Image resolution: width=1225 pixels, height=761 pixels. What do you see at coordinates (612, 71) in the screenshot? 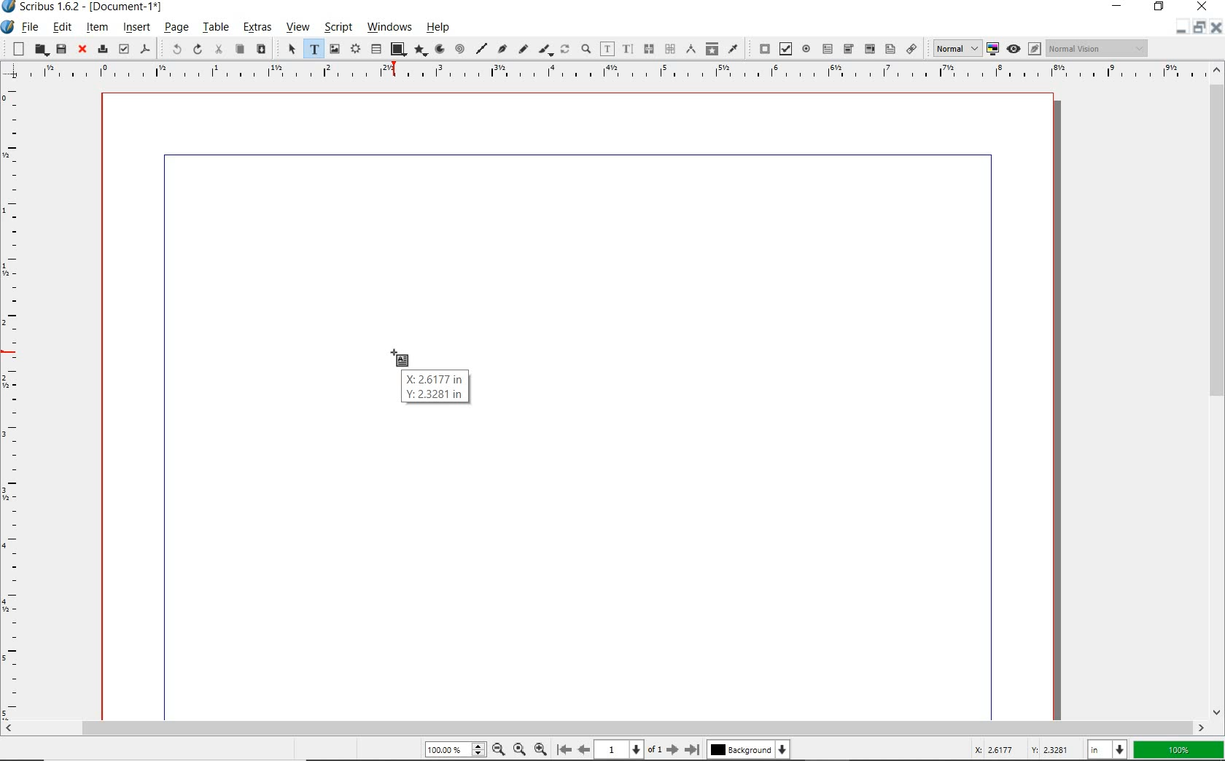
I see `Horizontal Margins` at bounding box center [612, 71].